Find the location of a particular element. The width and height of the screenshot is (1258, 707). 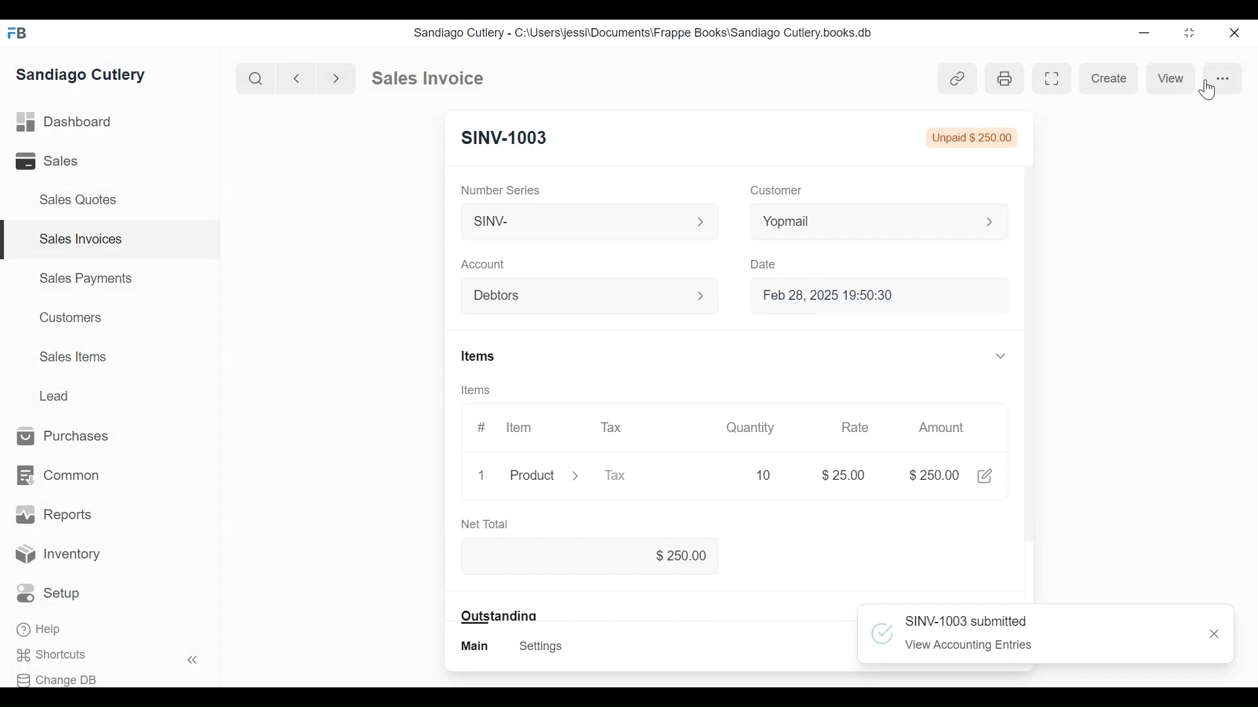

print is located at coordinates (1004, 79).